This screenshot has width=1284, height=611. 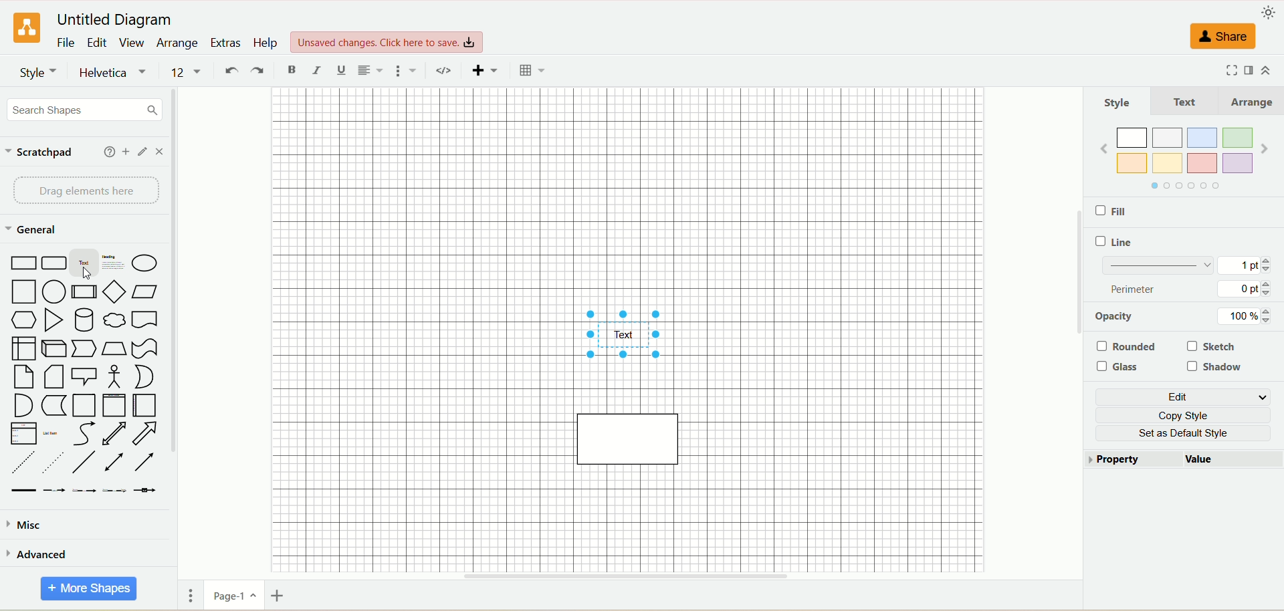 What do you see at coordinates (144, 348) in the screenshot?
I see `tape` at bounding box center [144, 348].